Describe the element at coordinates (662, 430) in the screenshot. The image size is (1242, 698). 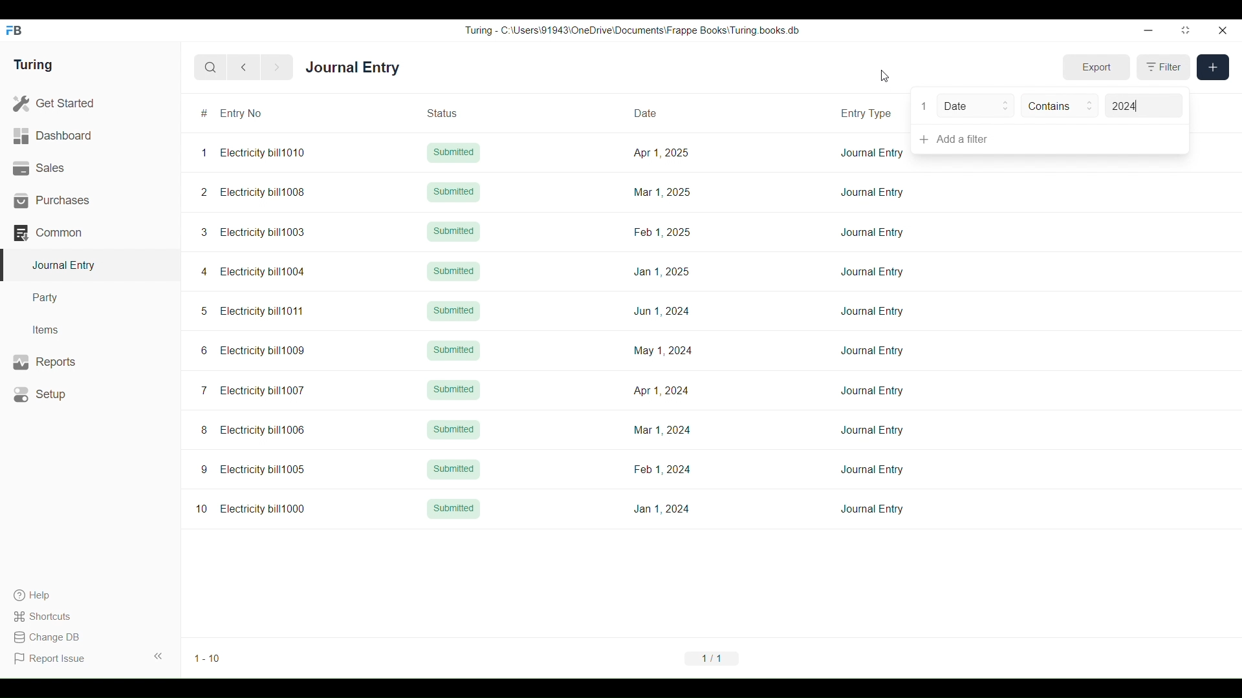
I see `Mar 1, 2024` at that location.